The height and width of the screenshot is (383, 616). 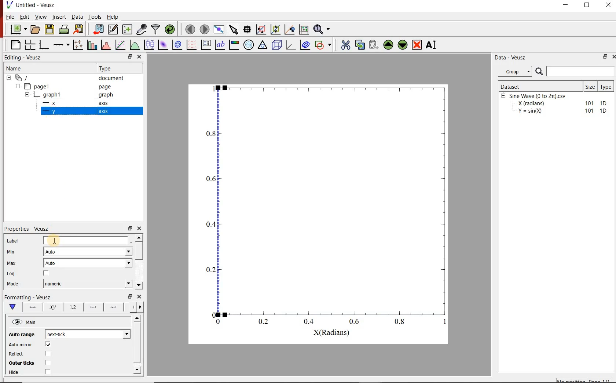 I want to click on cut, so click(x=346, y=44).